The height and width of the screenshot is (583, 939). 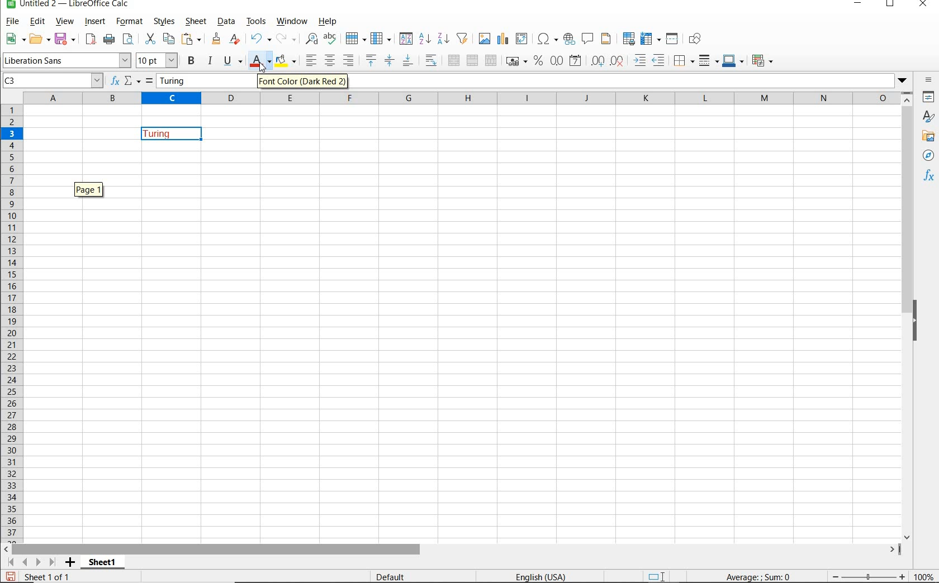 What do you see at coordinates (197, 22) in the screenshot?
I see `SHEET` at bounding box center [197, 22].